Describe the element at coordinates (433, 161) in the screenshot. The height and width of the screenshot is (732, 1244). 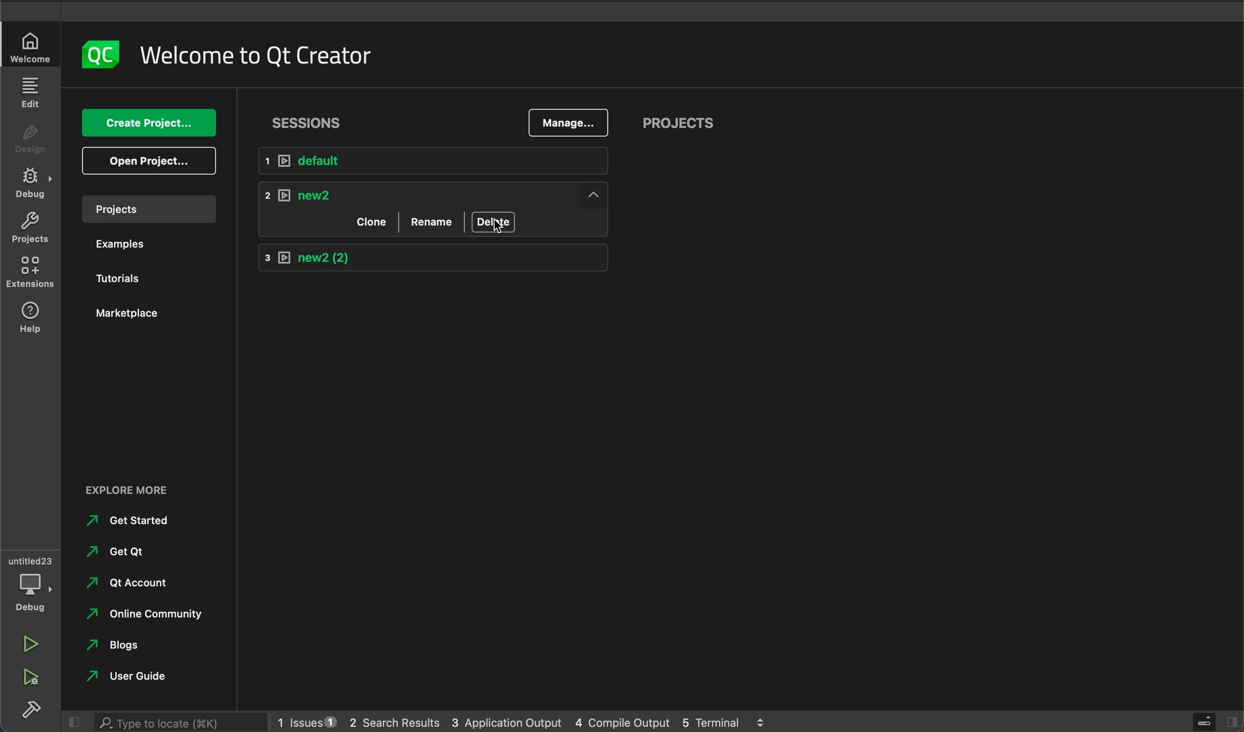
I see `default` at that location.